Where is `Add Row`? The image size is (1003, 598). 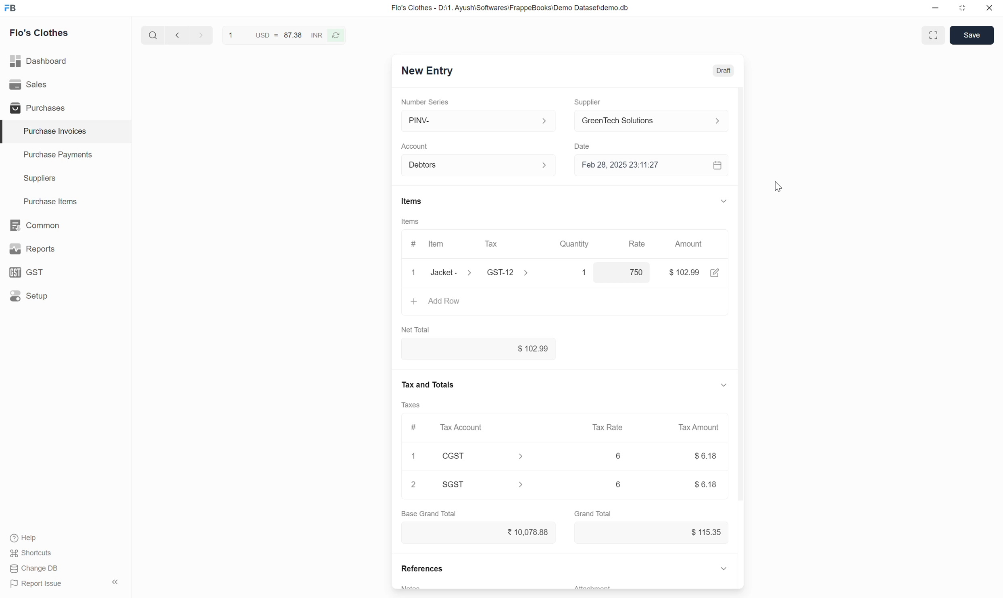
Add Row is located at coordinates (565, 302).